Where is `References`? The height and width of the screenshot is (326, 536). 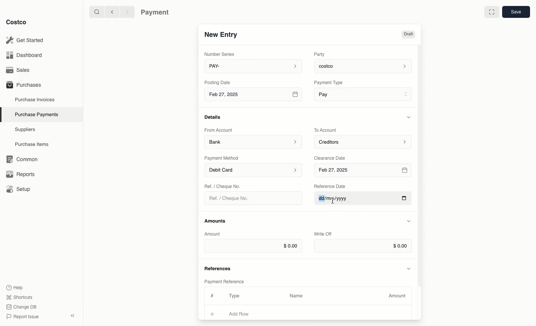
References is located at coordinates (219, 268).